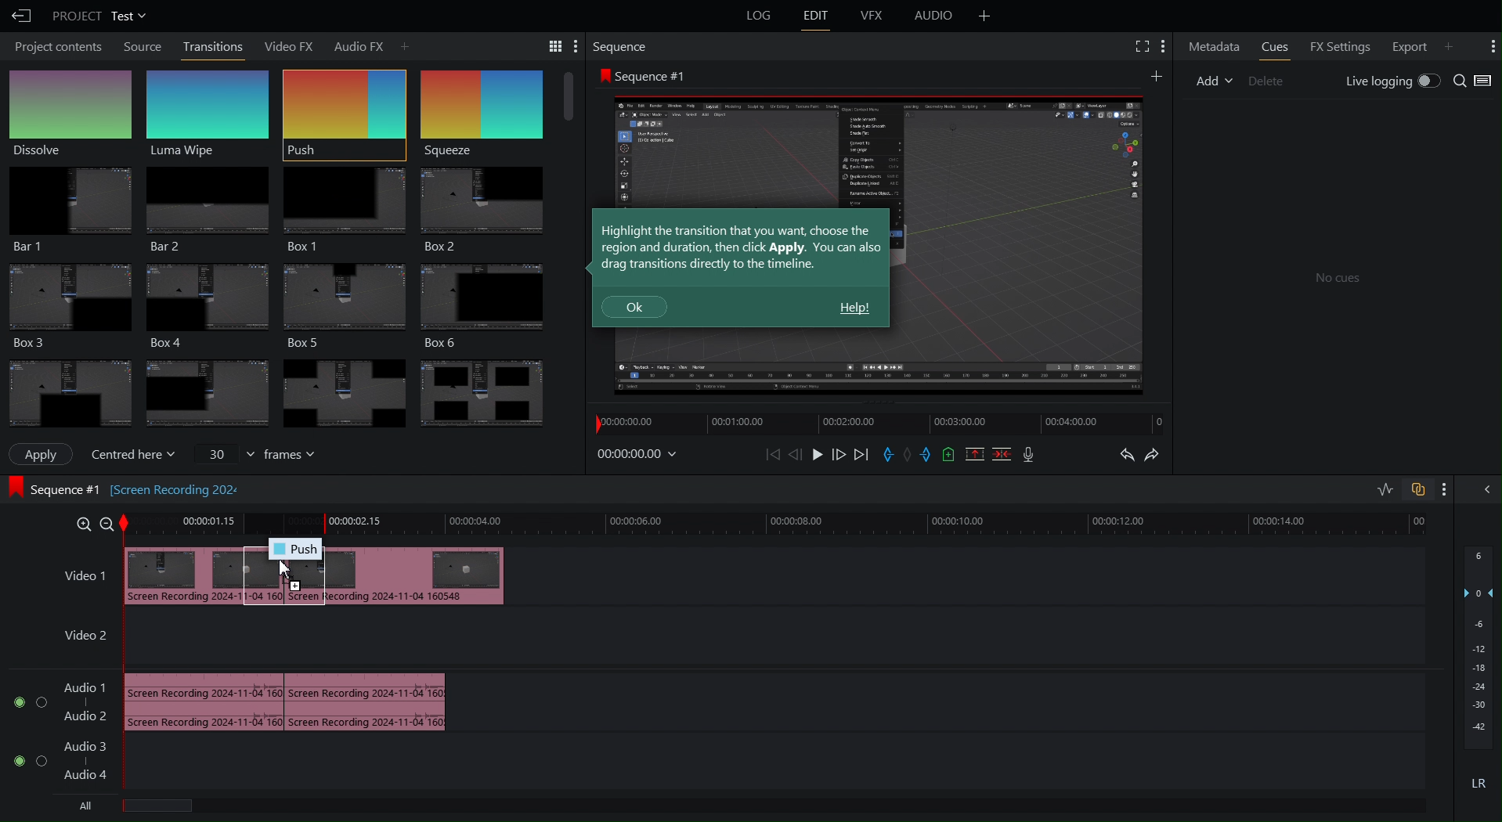  What do you see at coordinates (1002, 453) in the screenshot?
I see `Delete/Cut` at bounding box center [1002, 453].